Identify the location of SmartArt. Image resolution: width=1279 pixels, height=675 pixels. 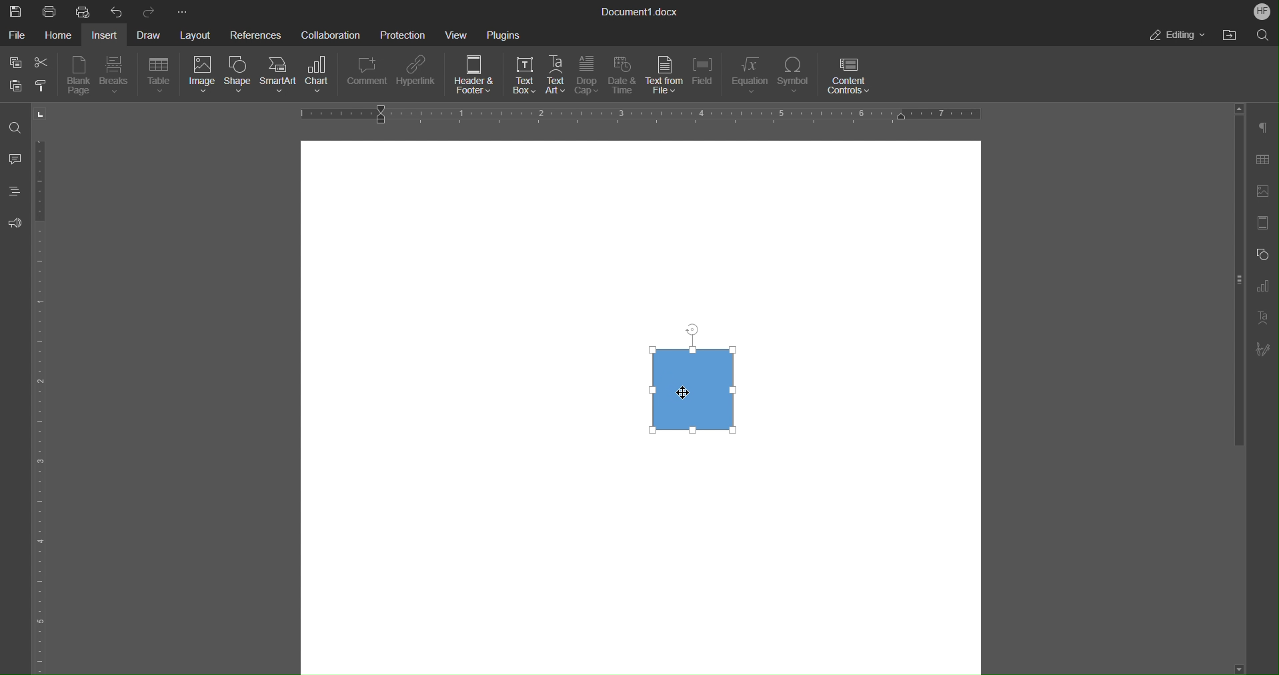
(280, 76).